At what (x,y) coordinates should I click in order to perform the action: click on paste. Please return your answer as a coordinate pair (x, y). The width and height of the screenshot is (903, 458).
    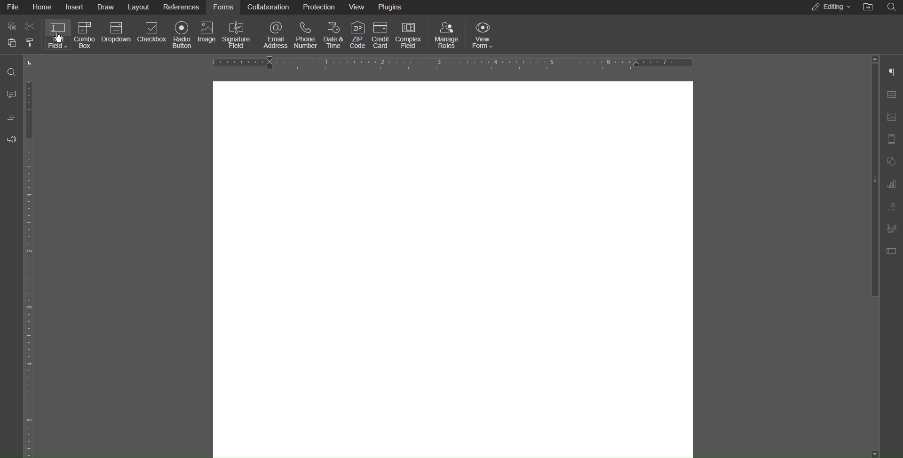
    Looking at the image, I should click on (12, 42).